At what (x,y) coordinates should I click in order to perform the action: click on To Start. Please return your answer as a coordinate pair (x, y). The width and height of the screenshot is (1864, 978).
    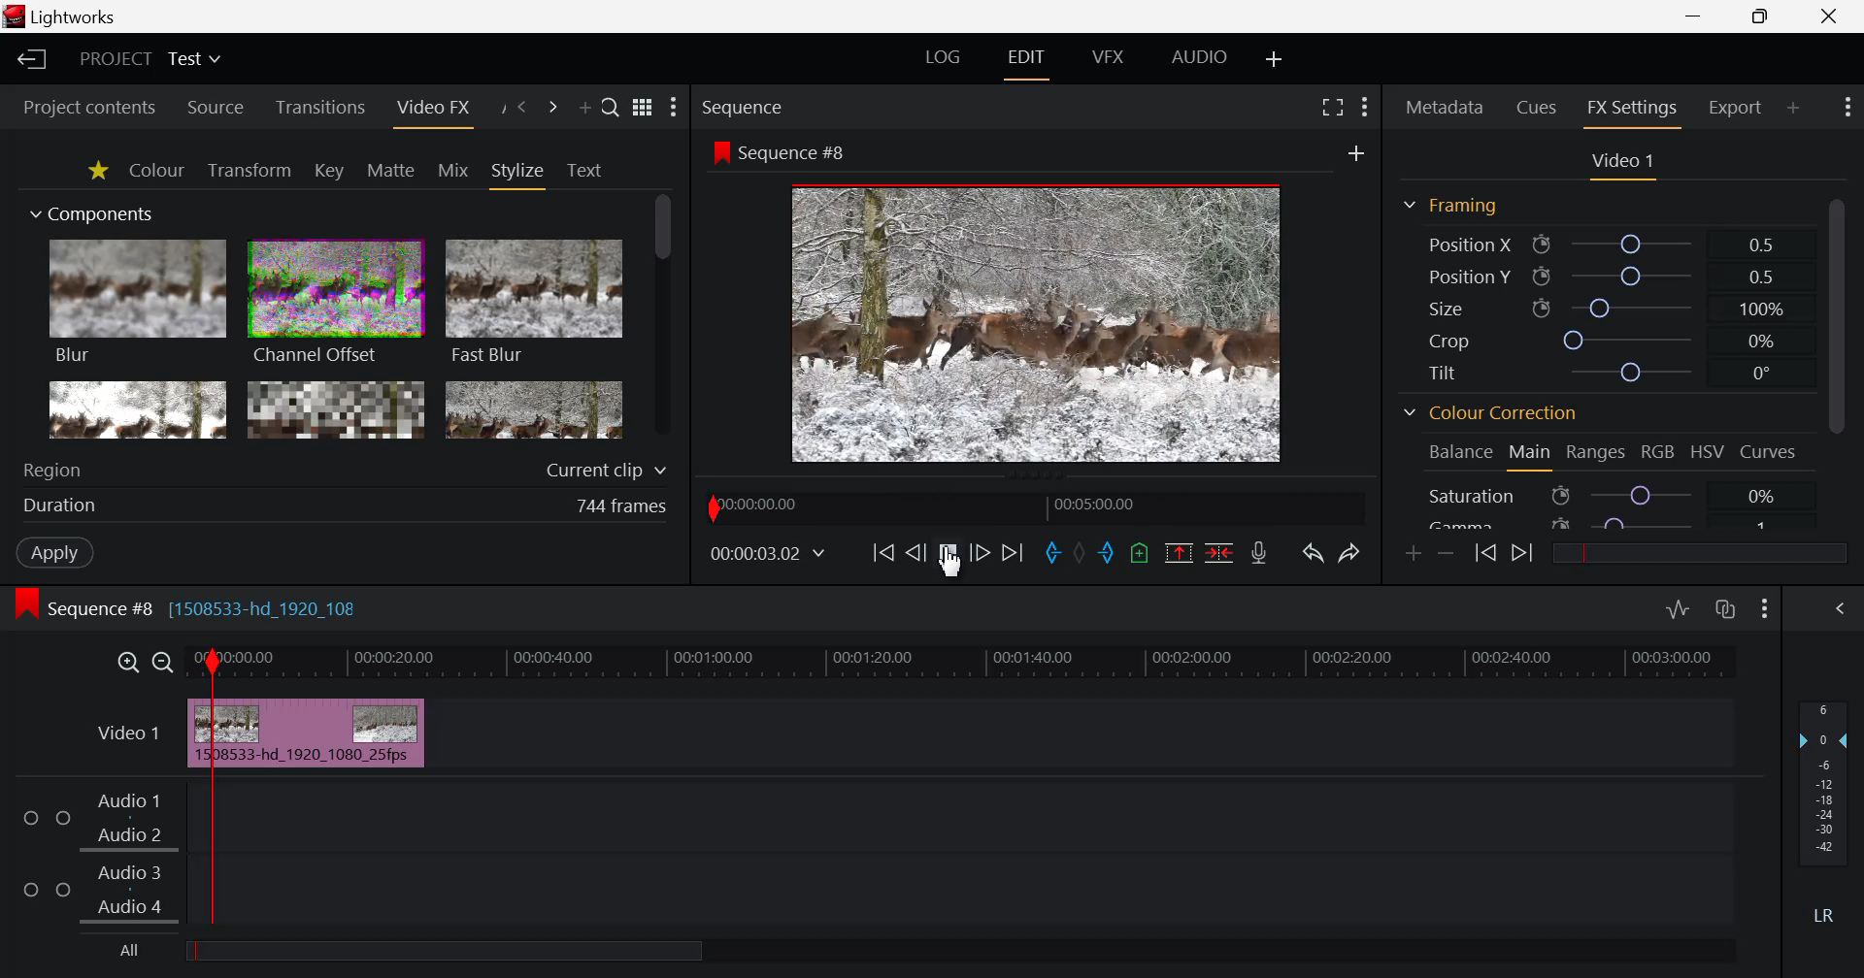
    Looking at the image, I should click on (883, 553).